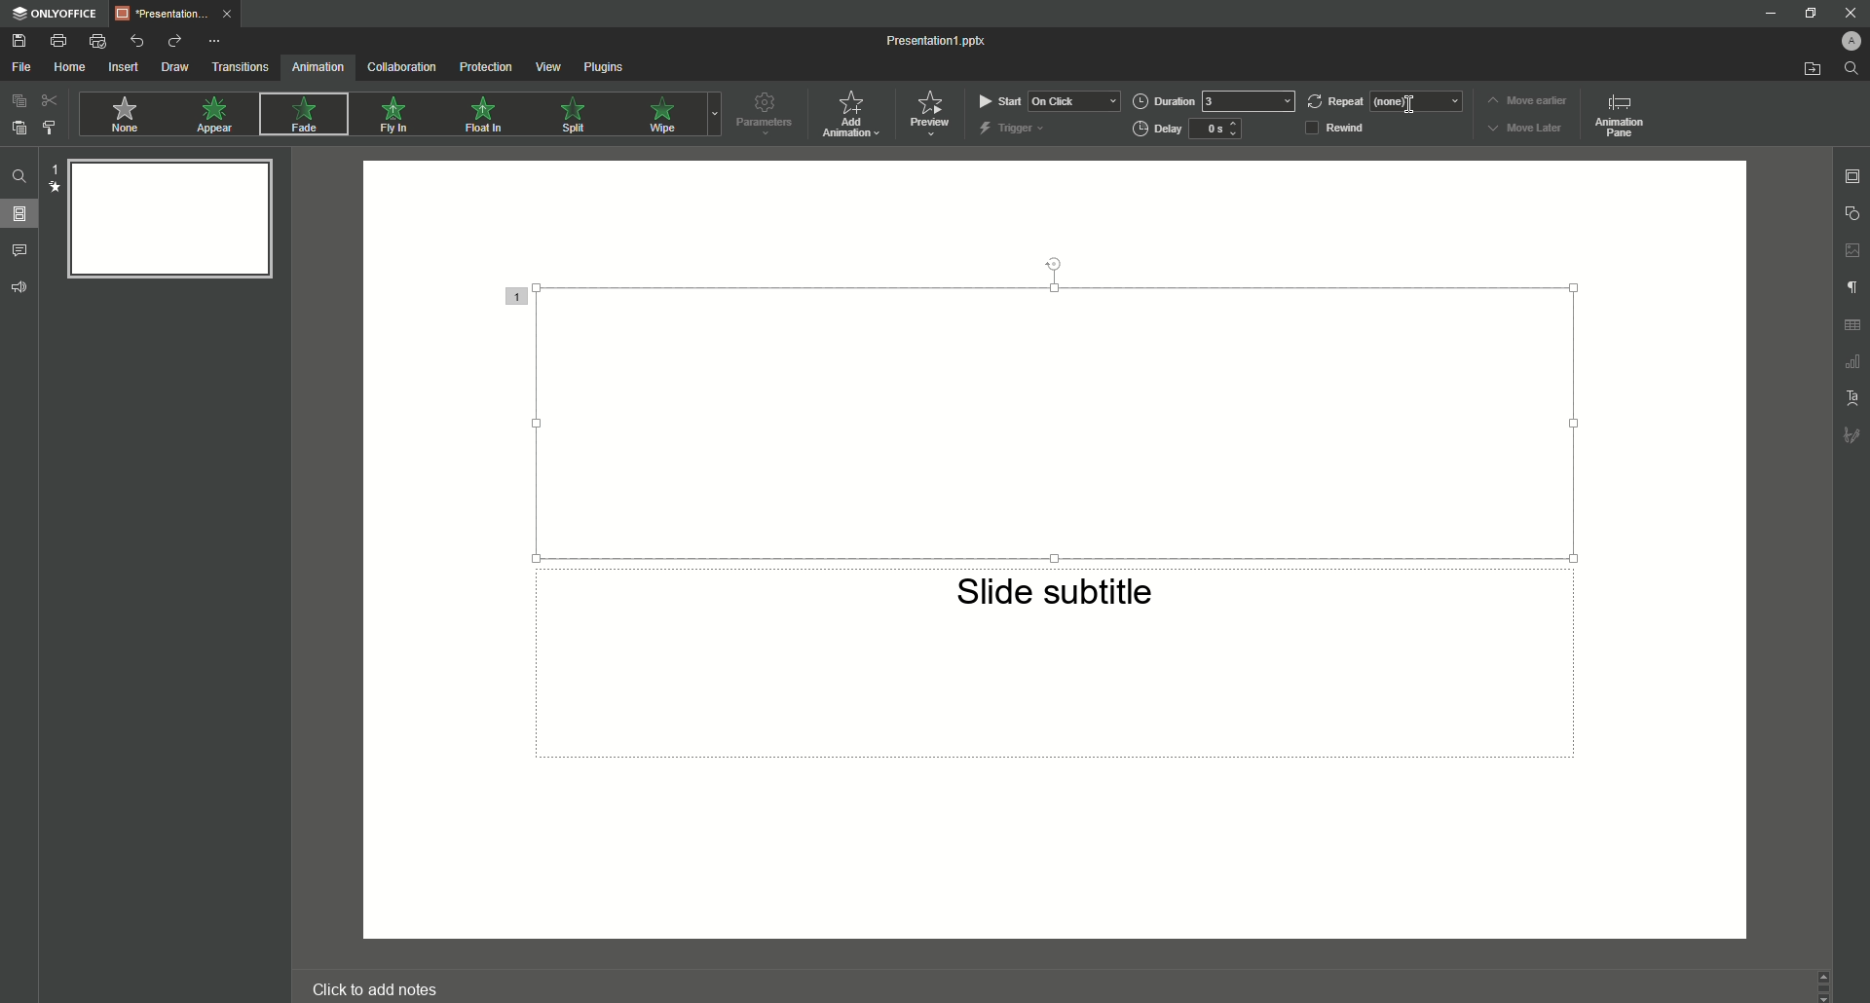  Describe the element at coordinates (20, 251) in the screenshot. I see `Comments` at that location.